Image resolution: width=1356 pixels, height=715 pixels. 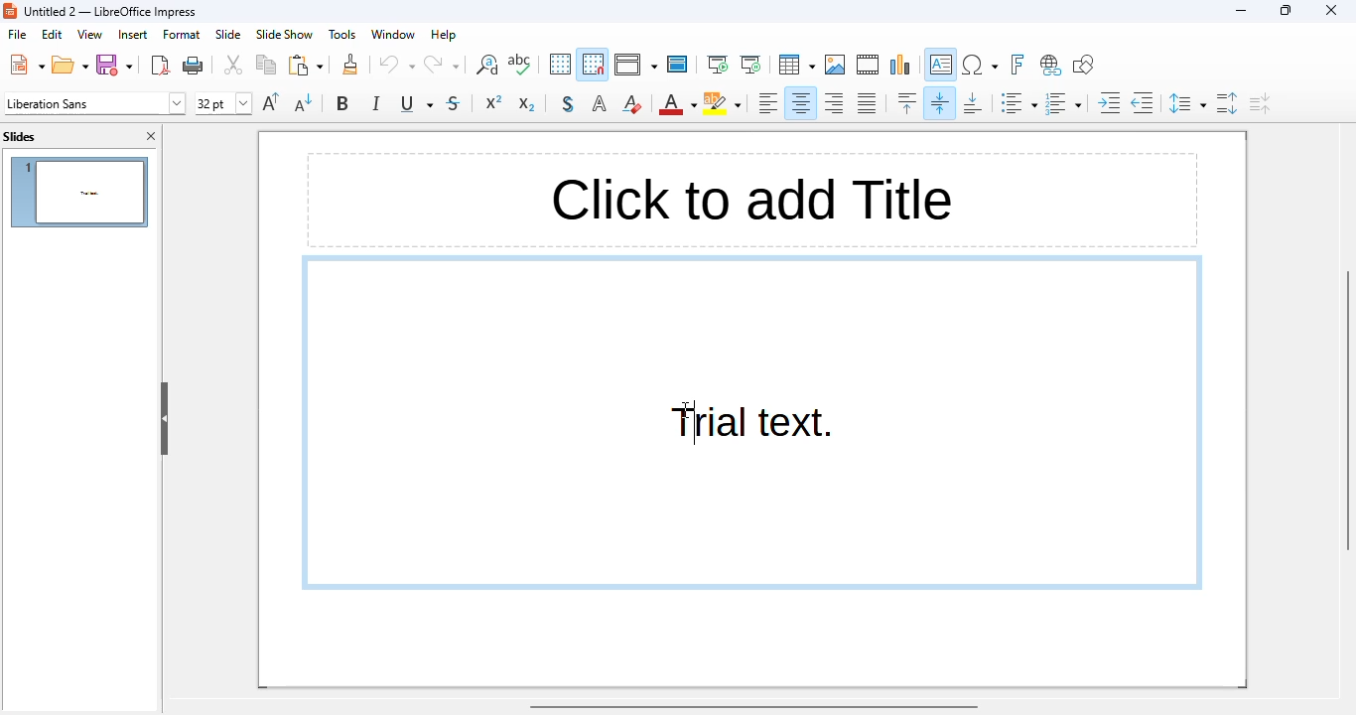 What do you see at coordinates (980, 65) in the screenshot?
I see `insert special characters` at bounding box center [980, 65].